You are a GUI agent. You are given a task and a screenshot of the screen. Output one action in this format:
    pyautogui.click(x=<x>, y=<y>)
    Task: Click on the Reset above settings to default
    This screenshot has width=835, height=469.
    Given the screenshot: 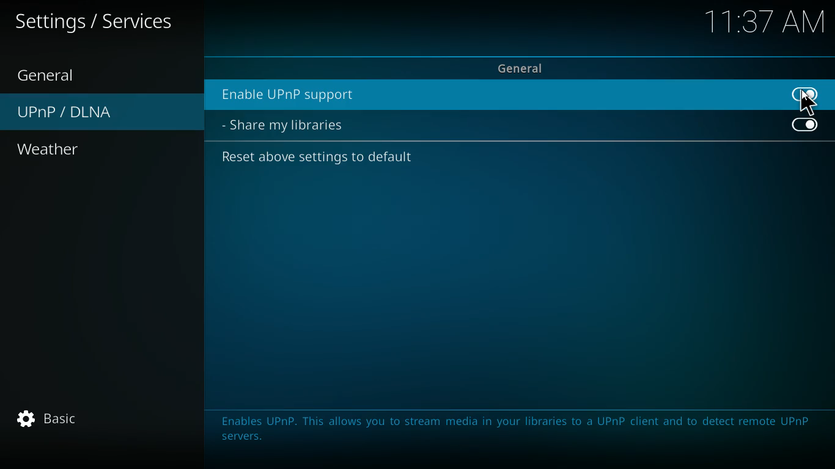 What is the action you would take?
    pyautogui.click(x=319, y=160)
    